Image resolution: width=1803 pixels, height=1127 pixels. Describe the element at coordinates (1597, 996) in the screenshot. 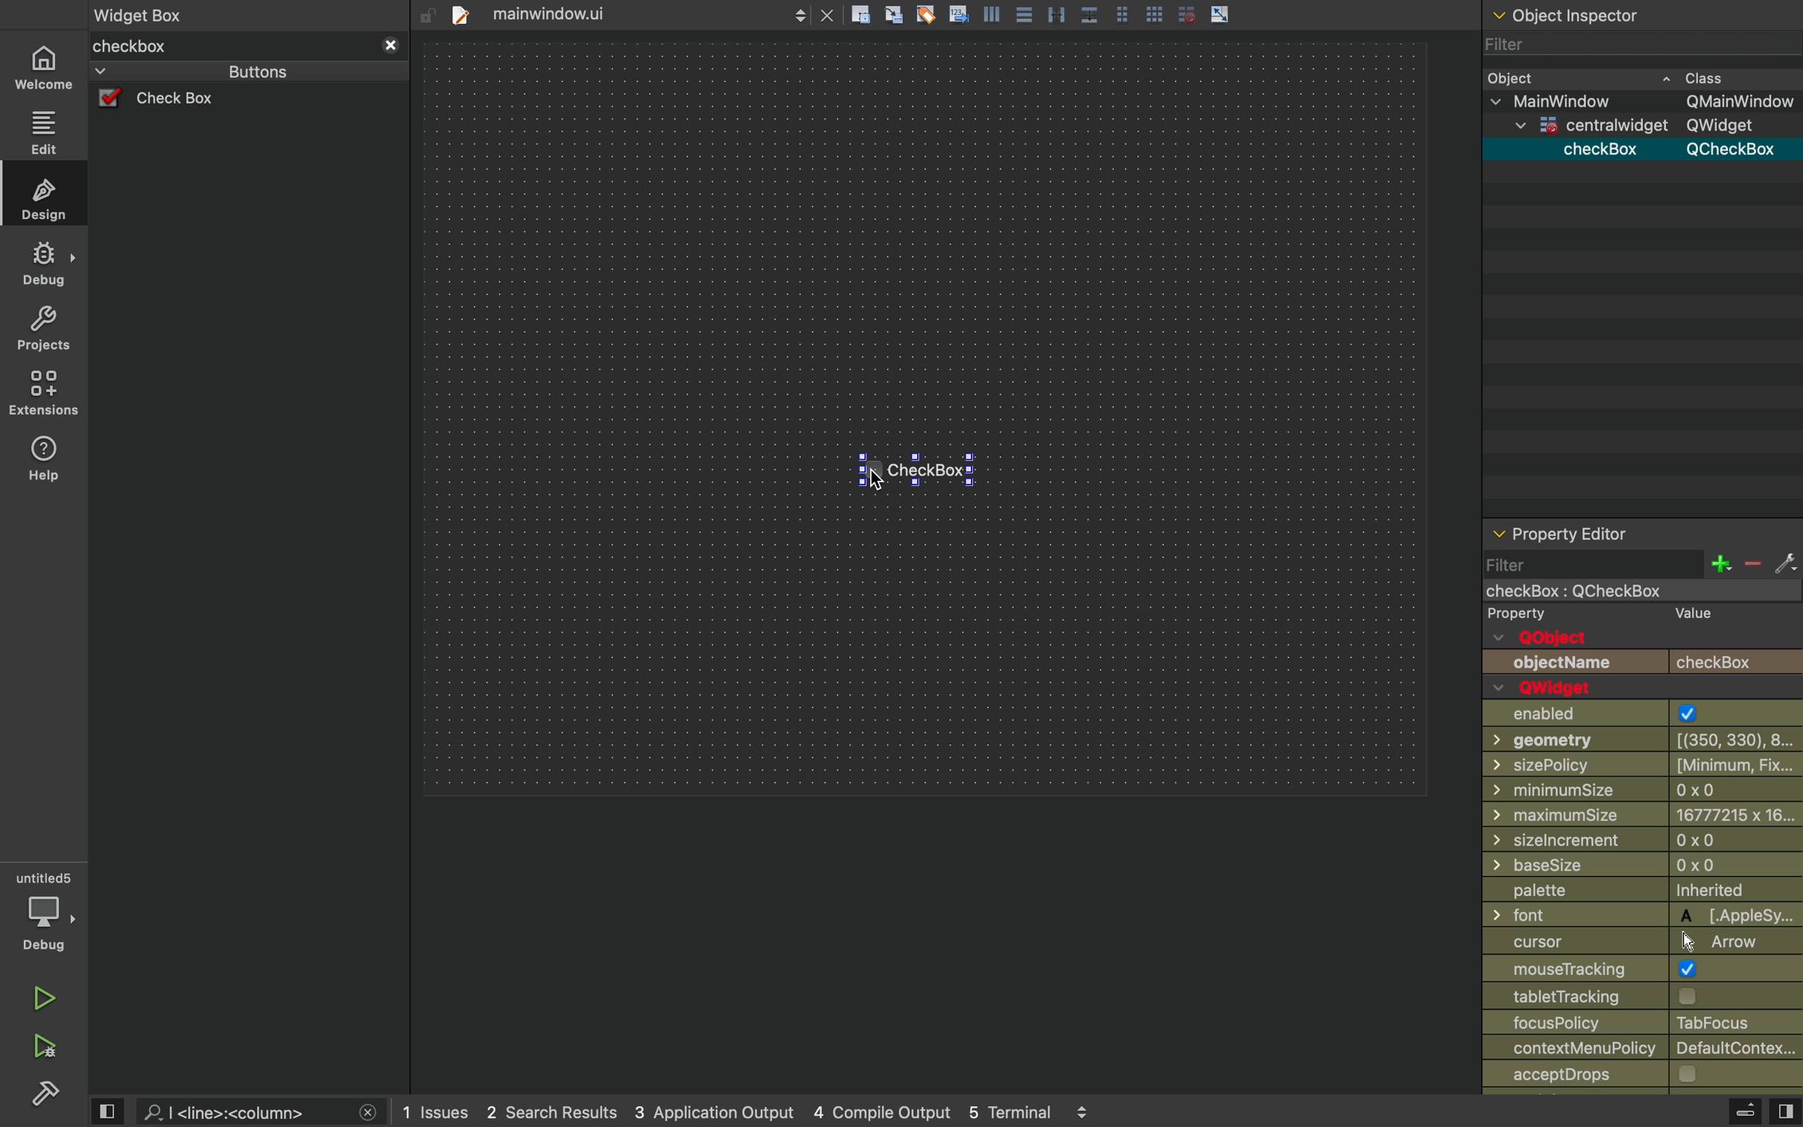

I see `table tracking` at that location.